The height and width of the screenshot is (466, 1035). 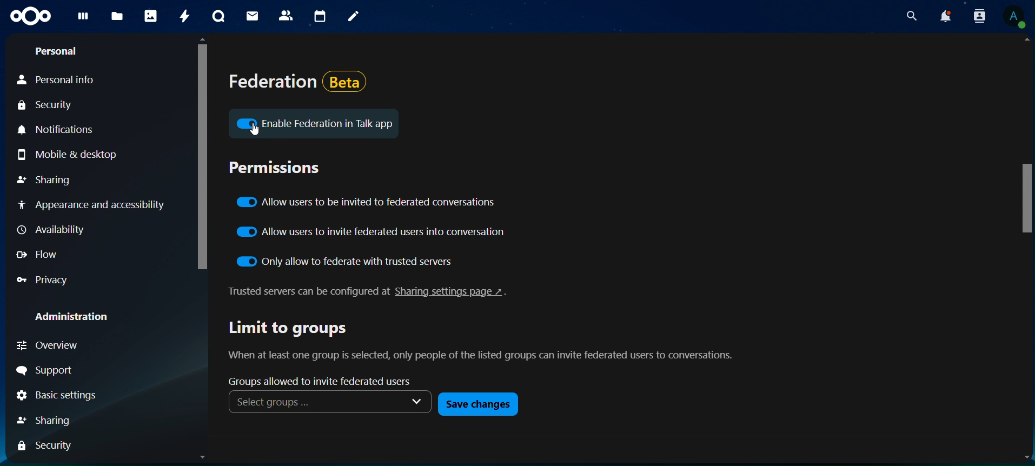 What do you see at coordinates (327, 381) in the screenshot?
I see `groups allowed to invite federated users` at bounding box center [327, 381].